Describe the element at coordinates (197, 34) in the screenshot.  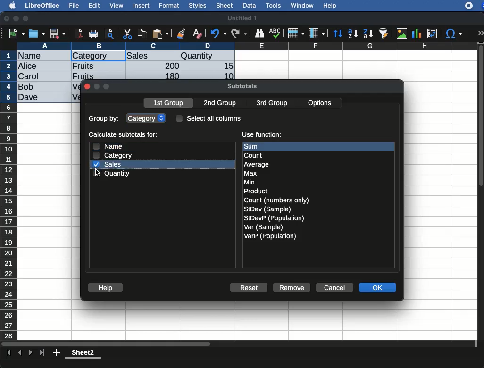
I see `clear formatting` at that location.